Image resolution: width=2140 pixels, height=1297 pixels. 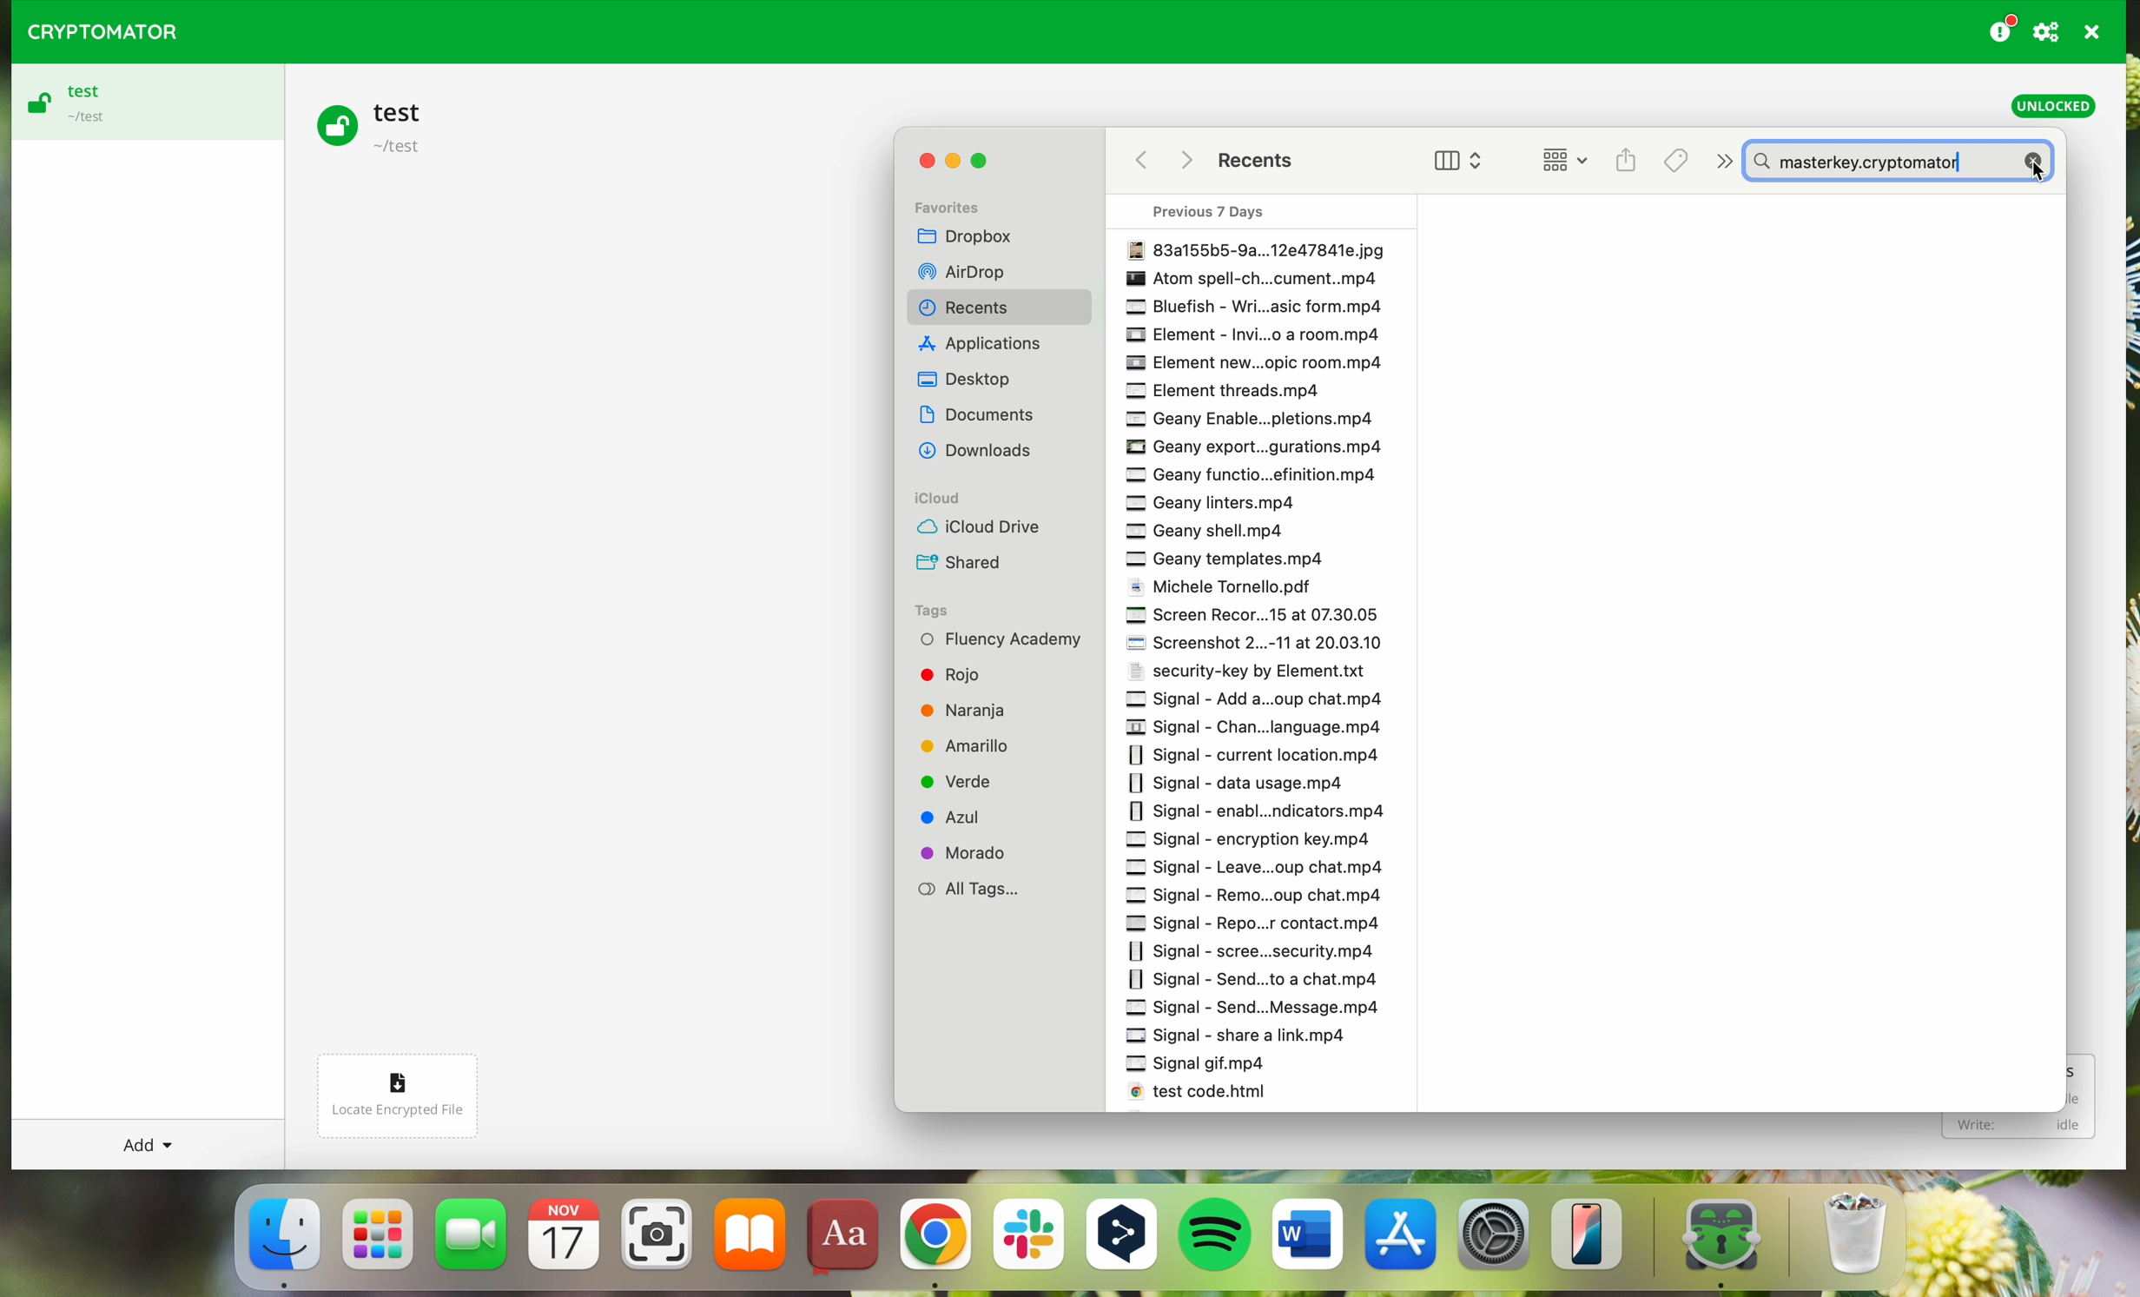 What do you see at coordinates (1869, 1236) in the screenshot?
I see `bin` at bounding box center [1869, 1236].